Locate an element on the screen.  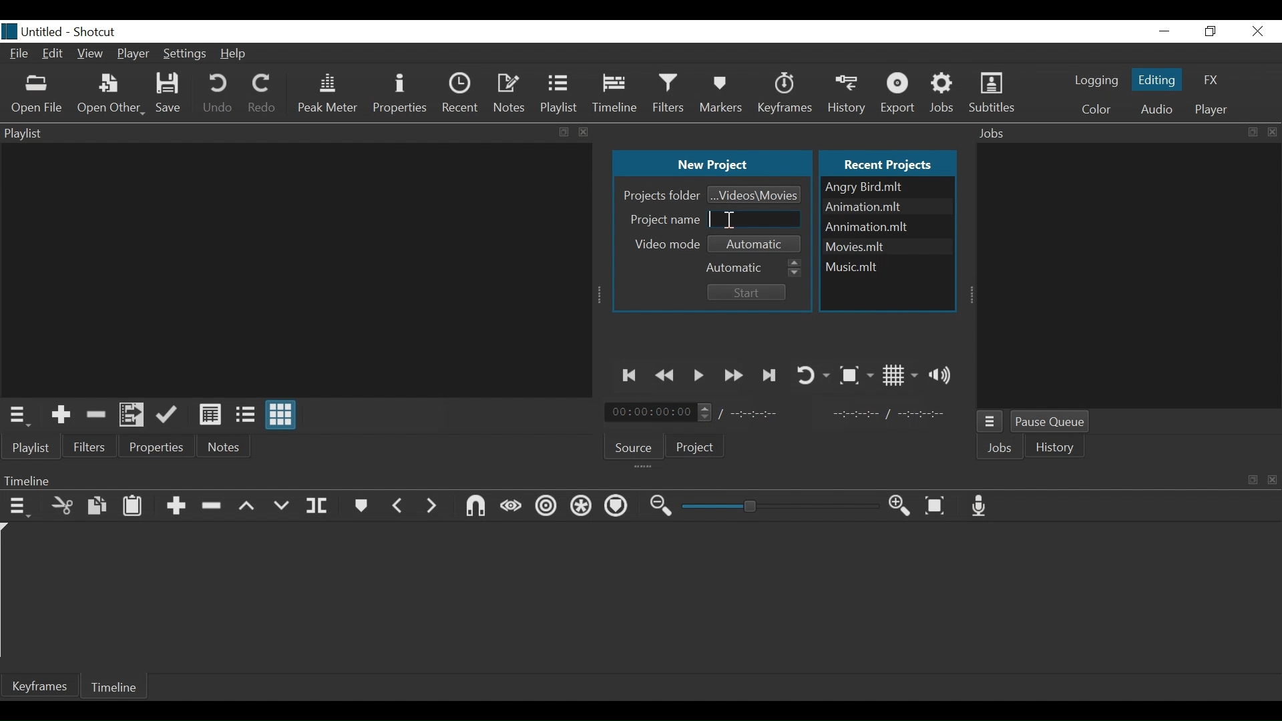
Append is located at coordinates (176, 507).